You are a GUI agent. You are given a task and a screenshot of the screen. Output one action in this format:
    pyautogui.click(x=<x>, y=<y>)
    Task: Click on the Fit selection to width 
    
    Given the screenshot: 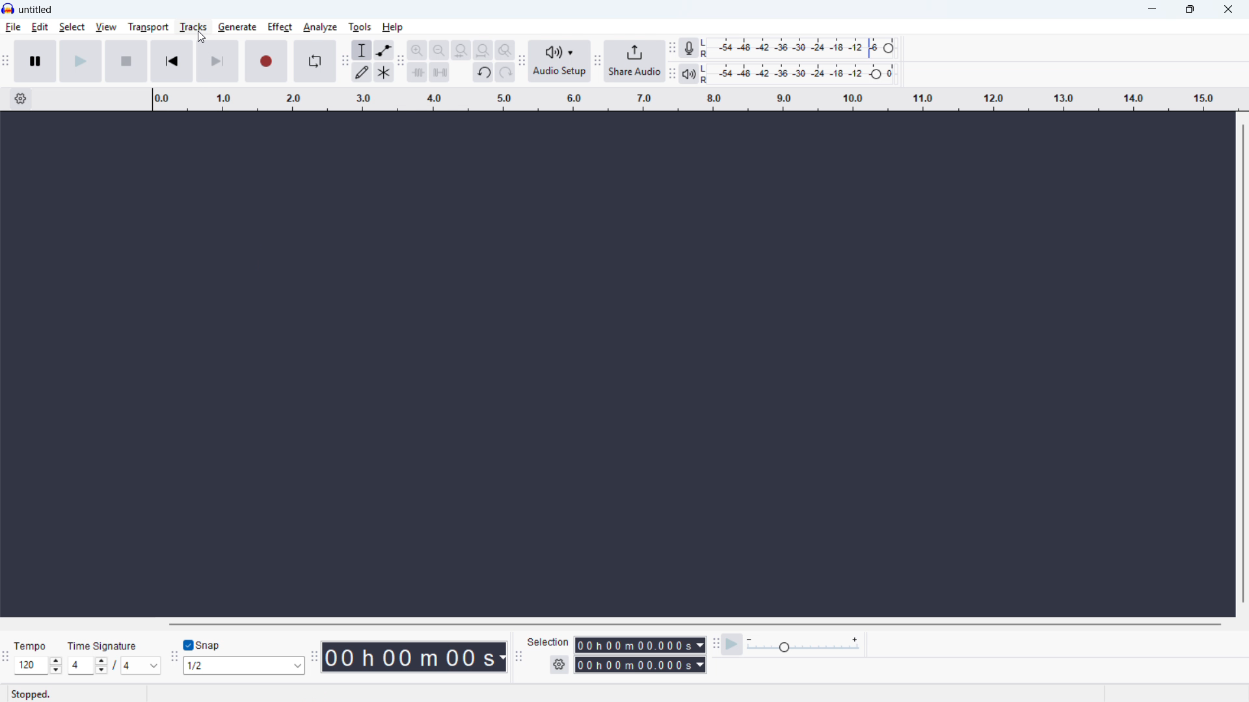 What is the action you would take?
    pyautogui.click(x=461, y=50)
    